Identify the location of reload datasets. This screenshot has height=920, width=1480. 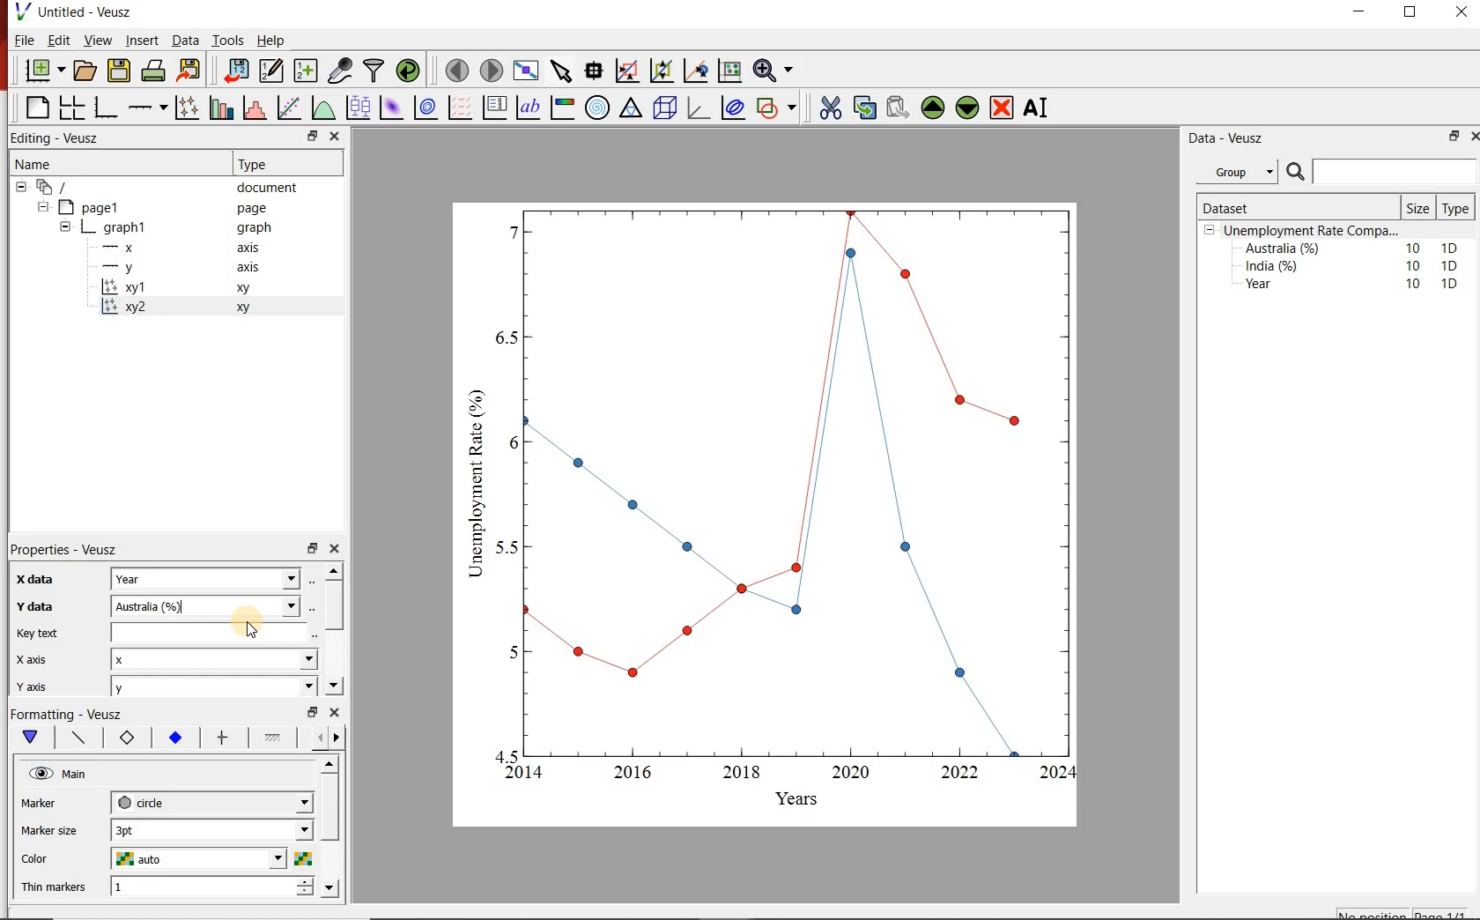
(409, 70).